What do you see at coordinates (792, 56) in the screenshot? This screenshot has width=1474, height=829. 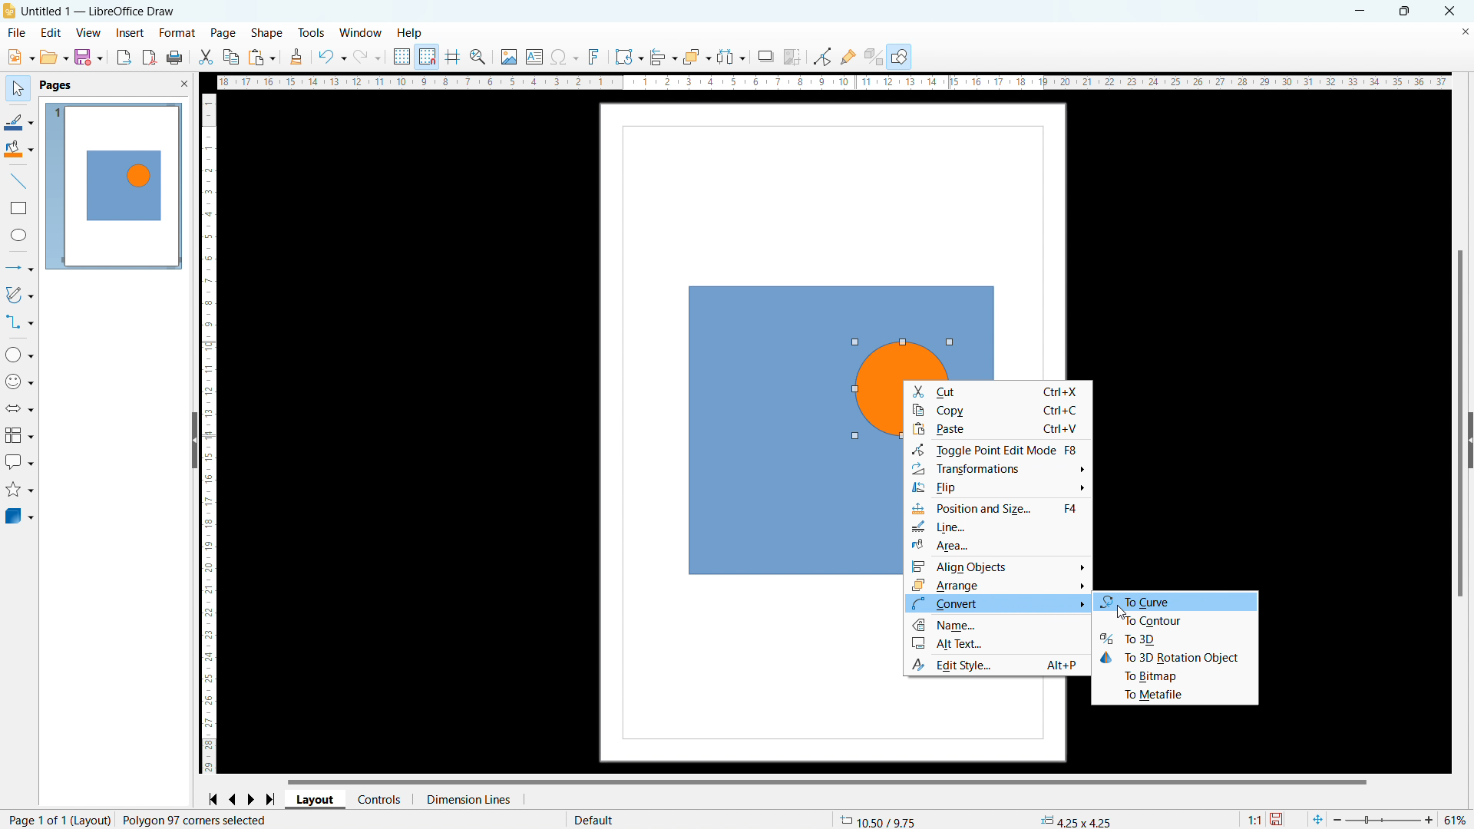 I see `crop image` at bounding box center [792, 56].